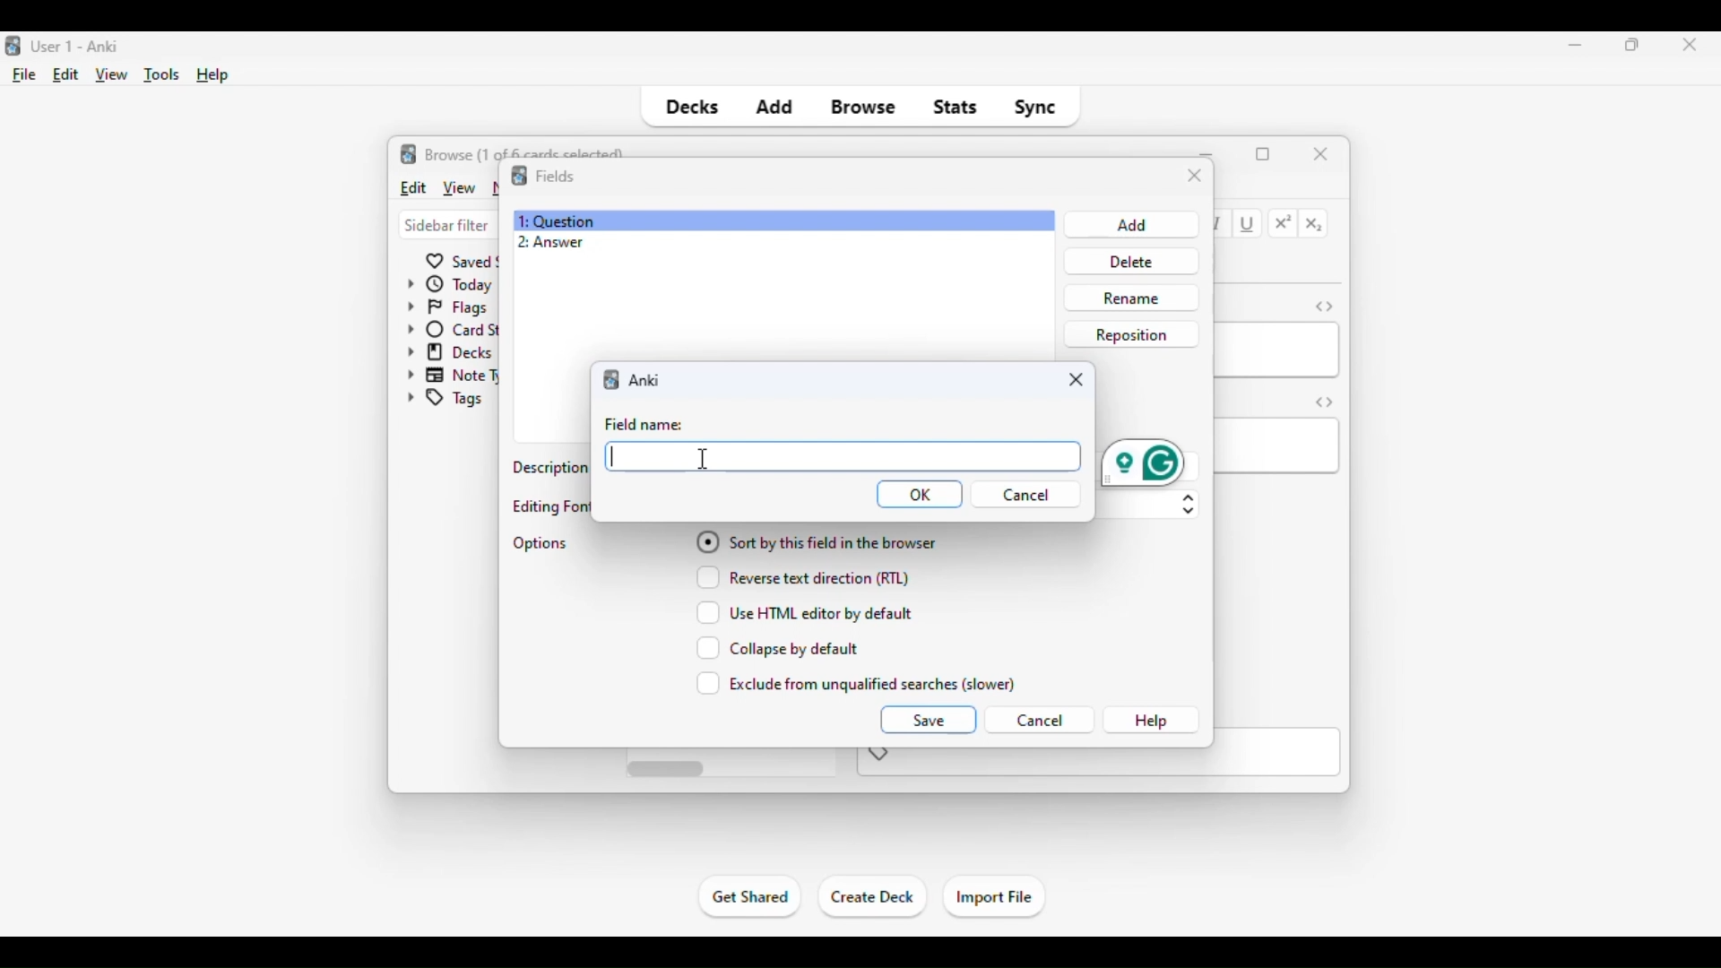  What do you see at coordinates (77, 47) in the screenshot?
I see `title` at bounding box center [77, 47].